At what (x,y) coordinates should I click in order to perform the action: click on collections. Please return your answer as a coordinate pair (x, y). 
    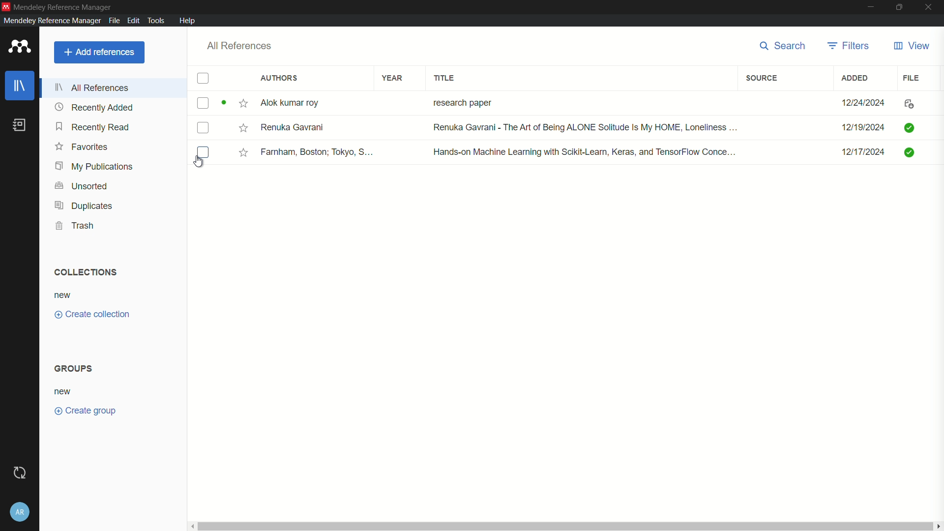
    Looking at the image, I should click on (86, 272).